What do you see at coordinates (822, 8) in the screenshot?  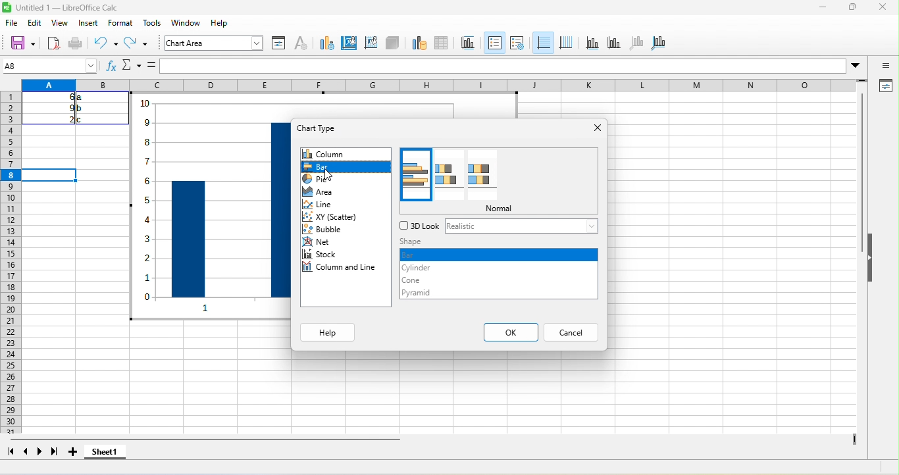 I see `minimize` at bounding box center [822, 8].